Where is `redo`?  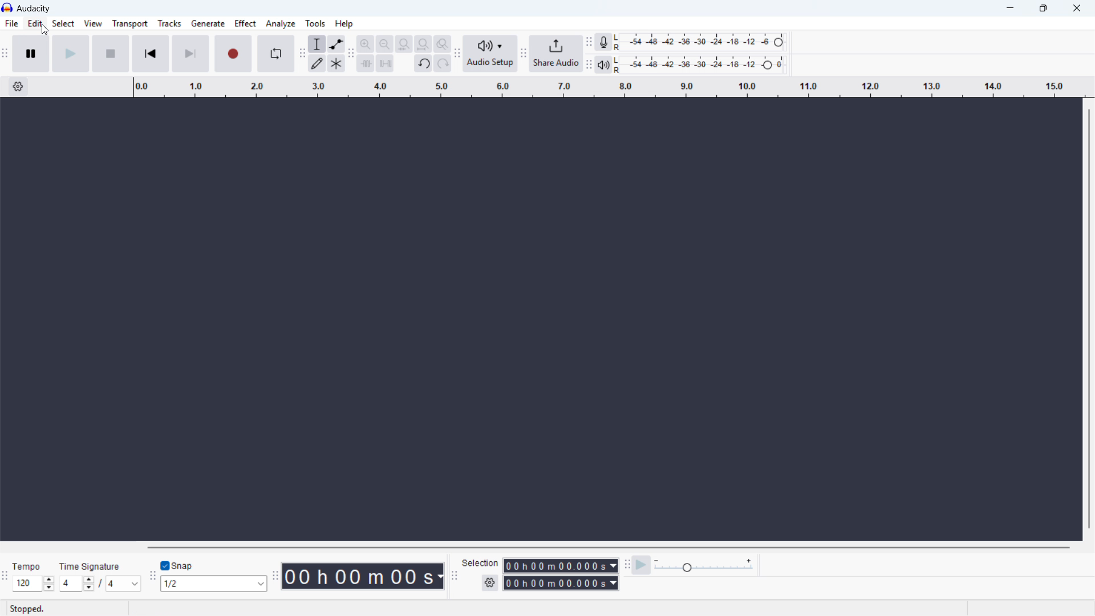
redo is located at coordinates (443, 63).